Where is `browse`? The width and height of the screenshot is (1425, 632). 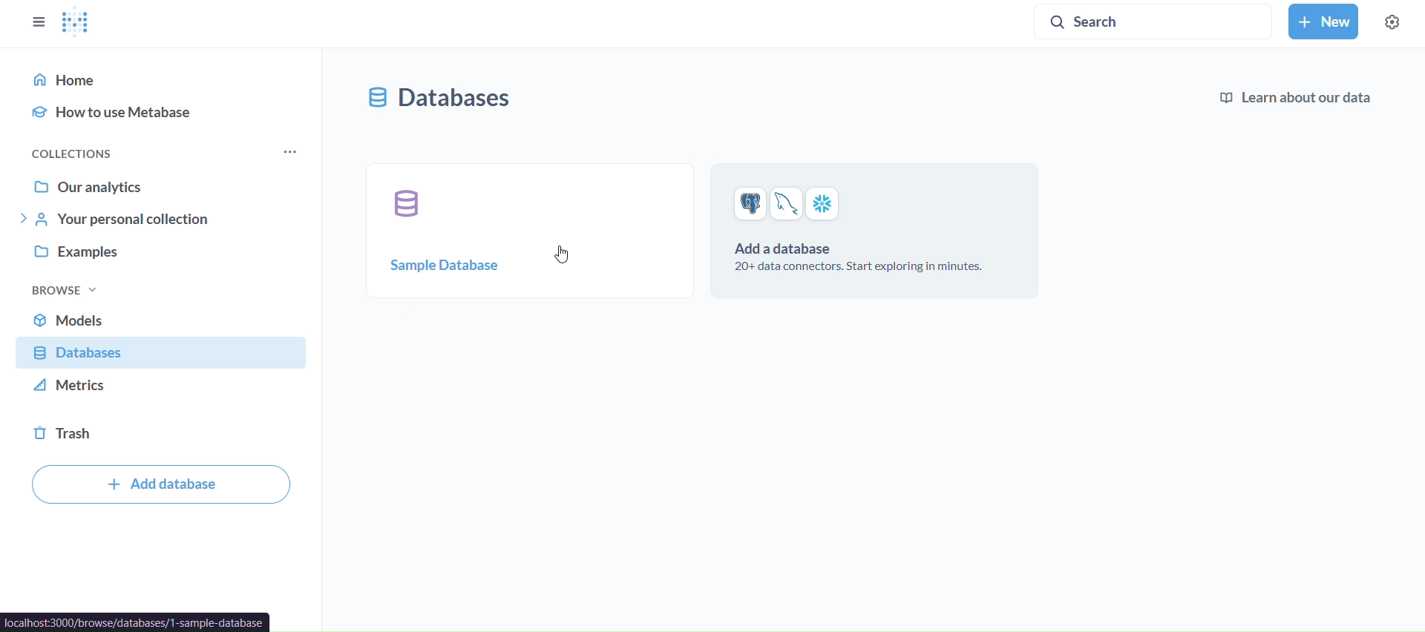
browse is located at coordinates (62, 289).